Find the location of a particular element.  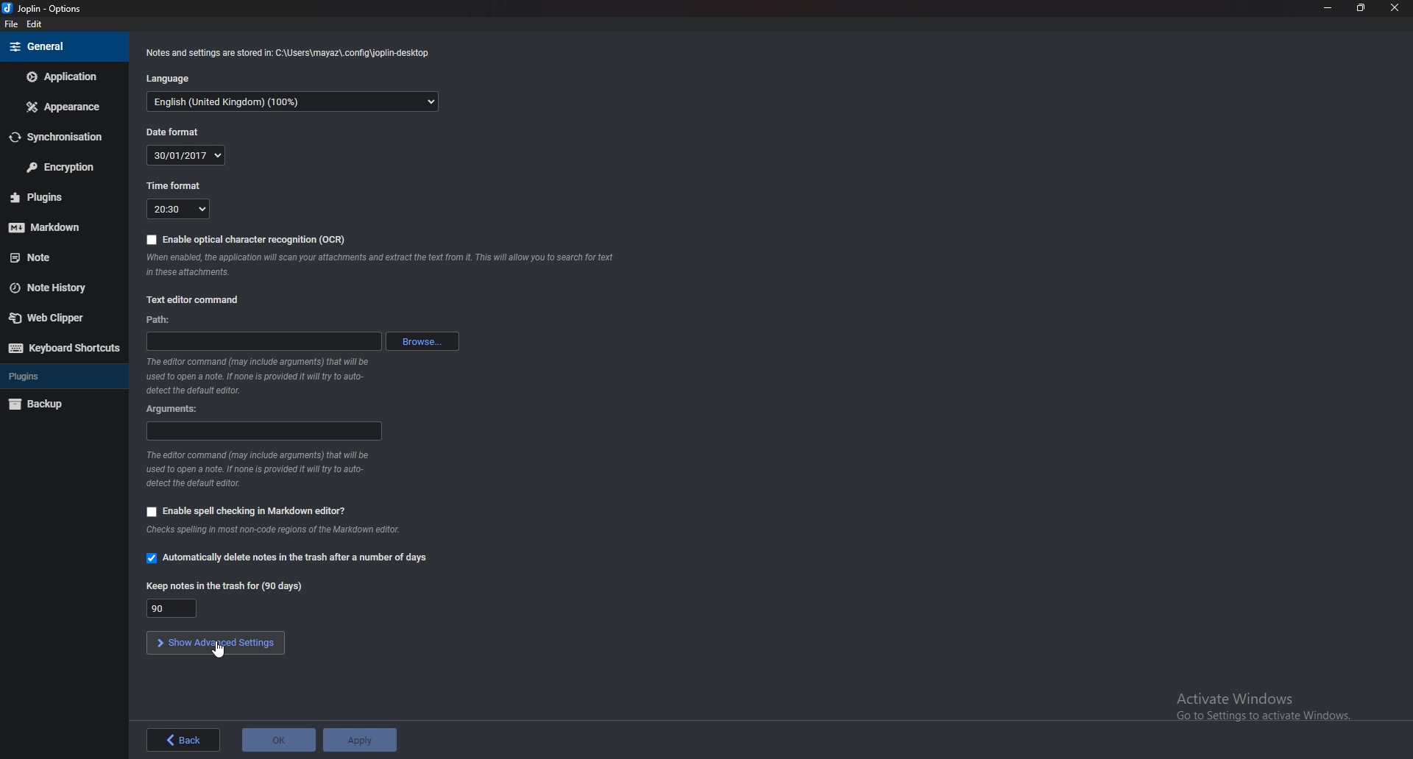

Plugins is located at coordinates (56, 375).